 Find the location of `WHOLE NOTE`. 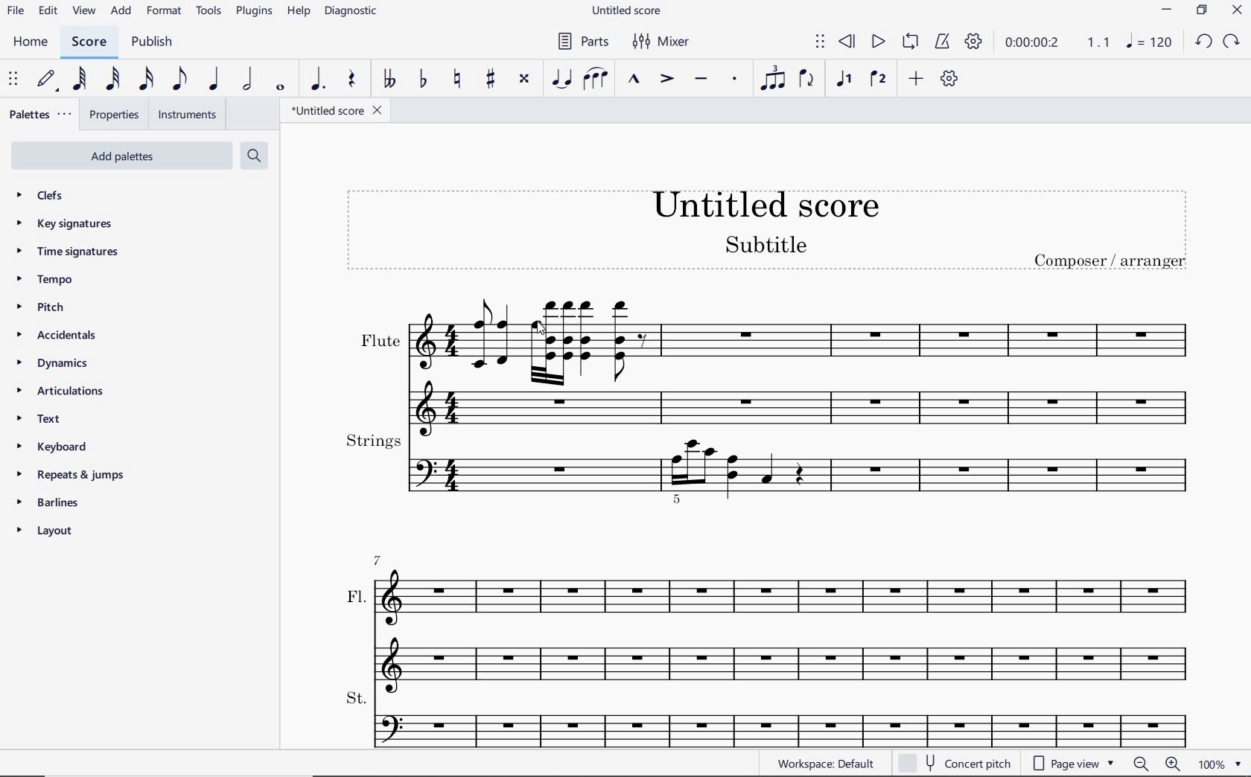

WHOLE NOTE is located at coordinates (281, 86).